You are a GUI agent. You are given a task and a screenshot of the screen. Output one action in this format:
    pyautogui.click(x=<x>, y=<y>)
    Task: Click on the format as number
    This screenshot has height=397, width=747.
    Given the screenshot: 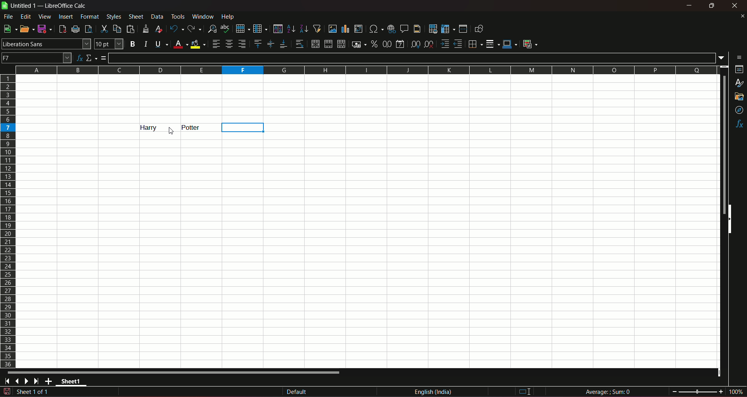 What is the action you would take?
    pyautogui.click(x=387, y=44)
    